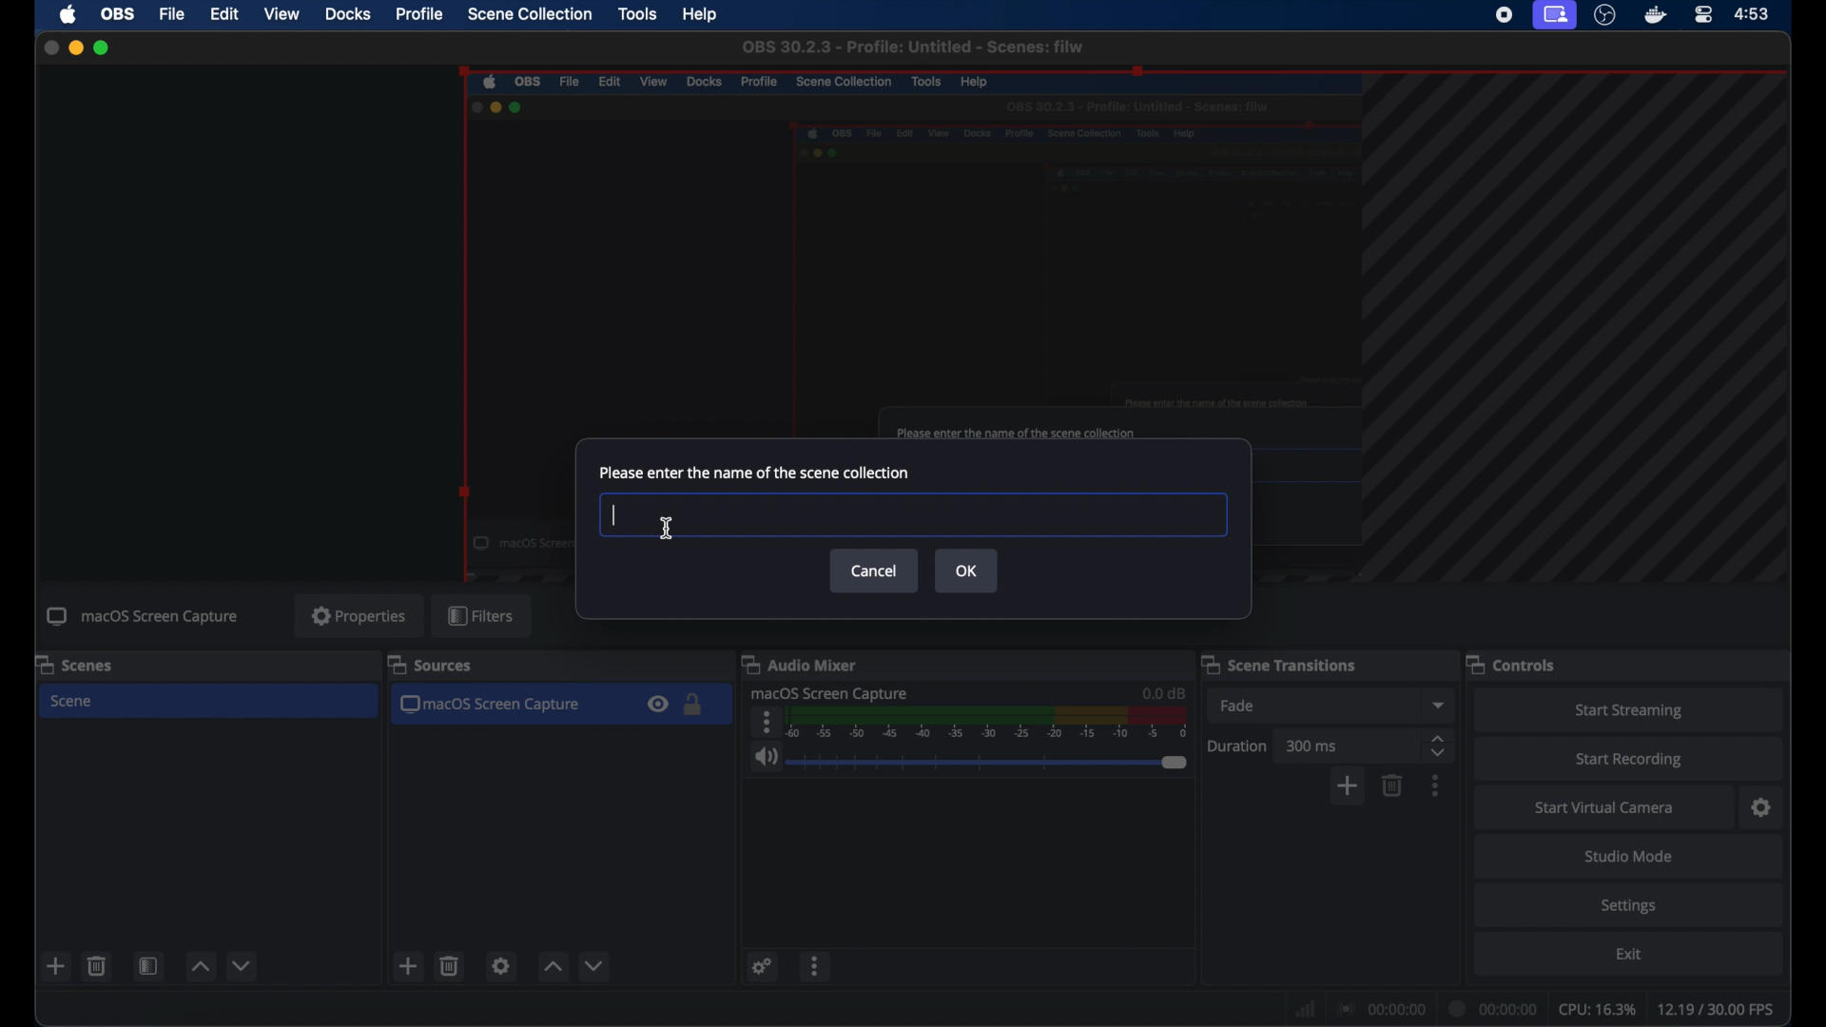 Image resolution: width=1826 pixels, height=1027 pixels. I want to click on scenes, so click(77, 664).